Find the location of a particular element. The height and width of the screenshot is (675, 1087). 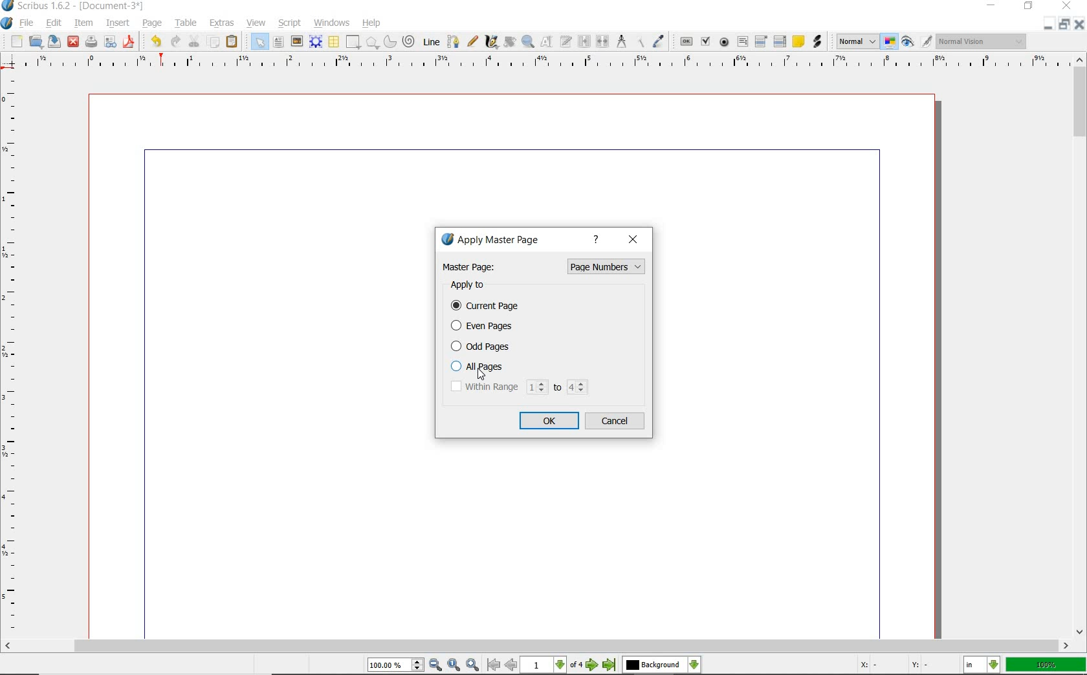

arc is located at coordinates (389, 41).